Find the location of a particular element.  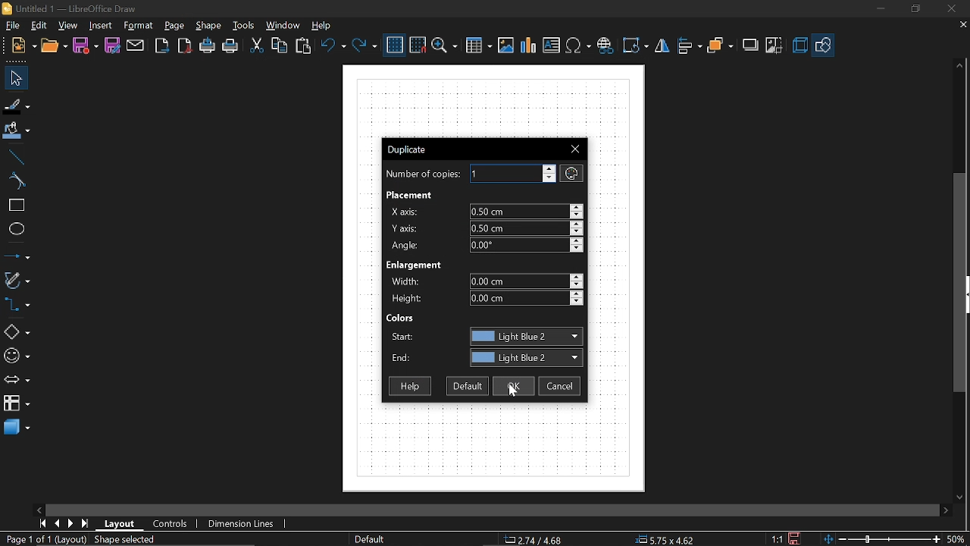

CLose is located at coordinates (577, 148).